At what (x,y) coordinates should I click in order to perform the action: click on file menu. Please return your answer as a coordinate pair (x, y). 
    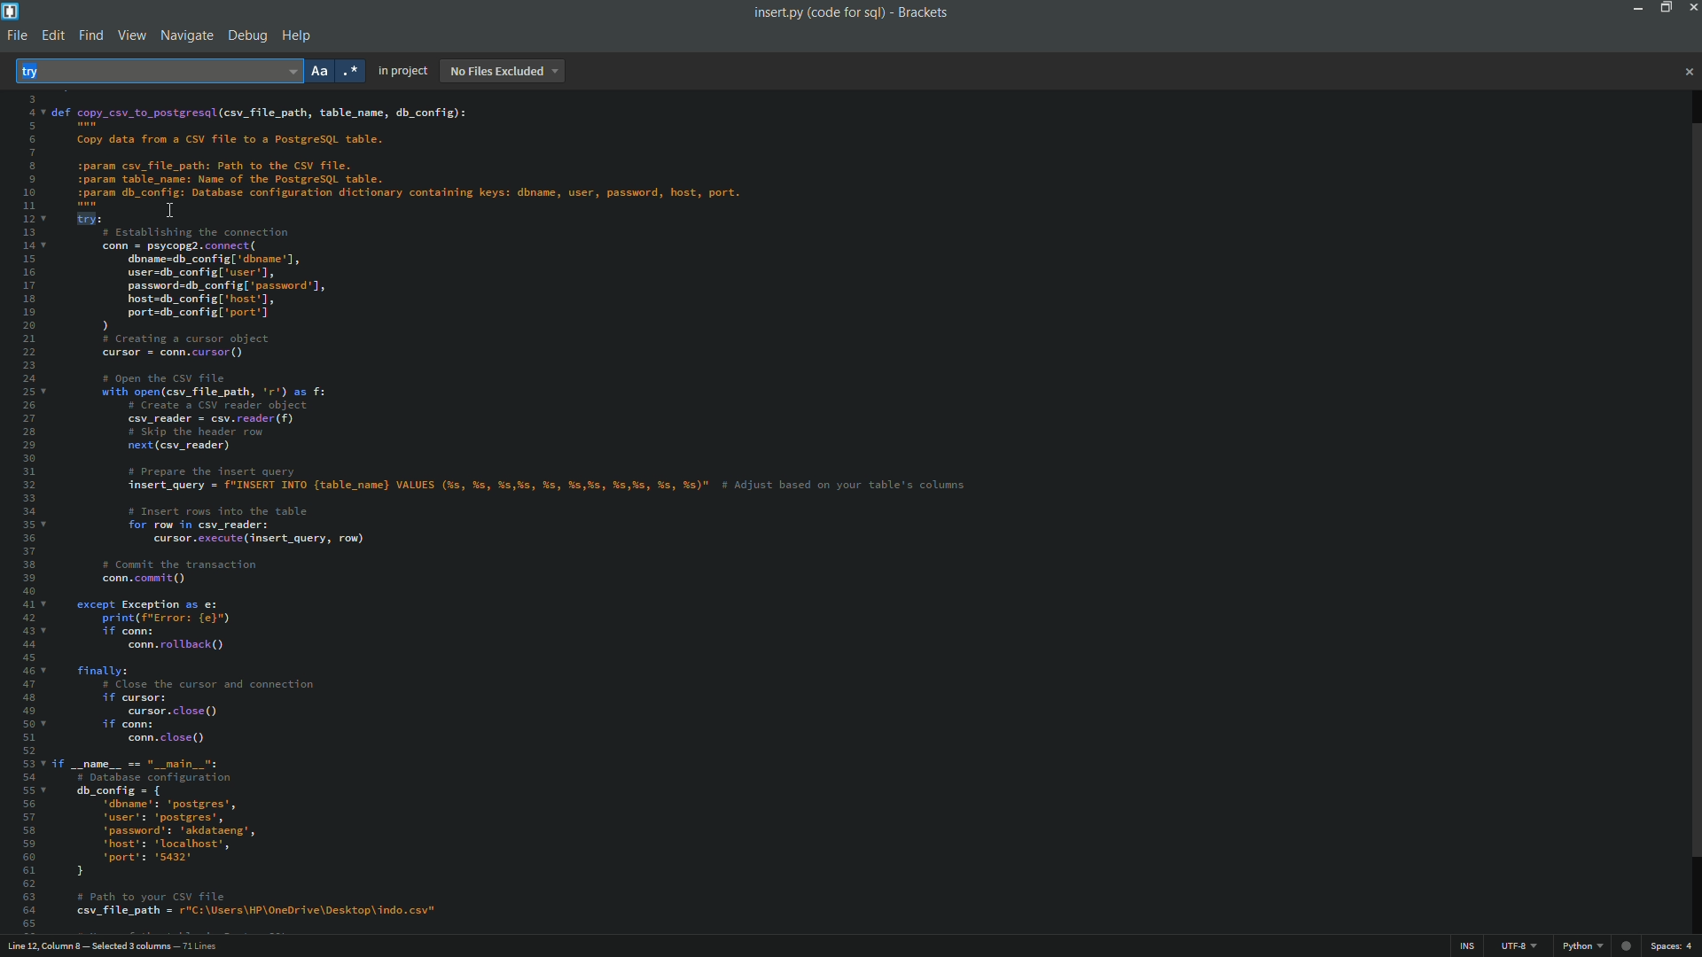
    Looking at the image, I should click on (14, 37).